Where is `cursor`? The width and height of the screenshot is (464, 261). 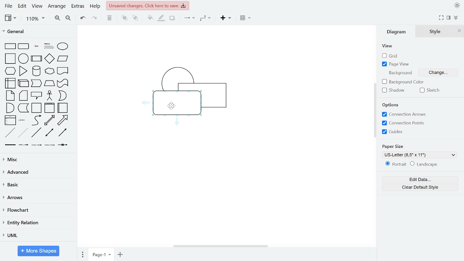
cursor is located at coordinates (172, 107).